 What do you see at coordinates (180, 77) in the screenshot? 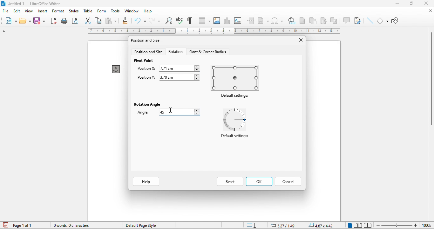
I see `3.70 cm` at bounding box center [180, 77].